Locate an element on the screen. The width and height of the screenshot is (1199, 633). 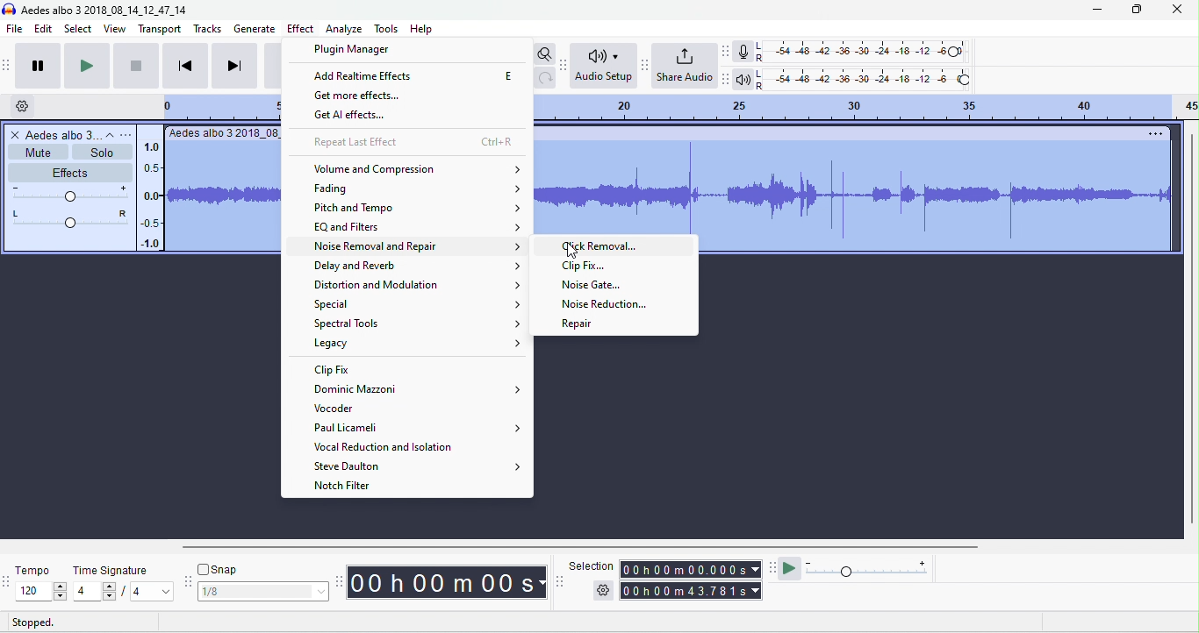
plugin manager is located at coordinates (355, 48).